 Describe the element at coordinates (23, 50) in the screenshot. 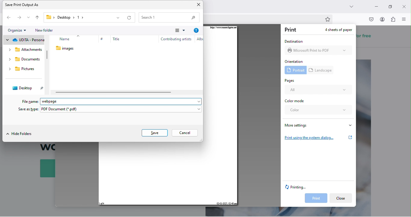

I see `udita personal` at that location.